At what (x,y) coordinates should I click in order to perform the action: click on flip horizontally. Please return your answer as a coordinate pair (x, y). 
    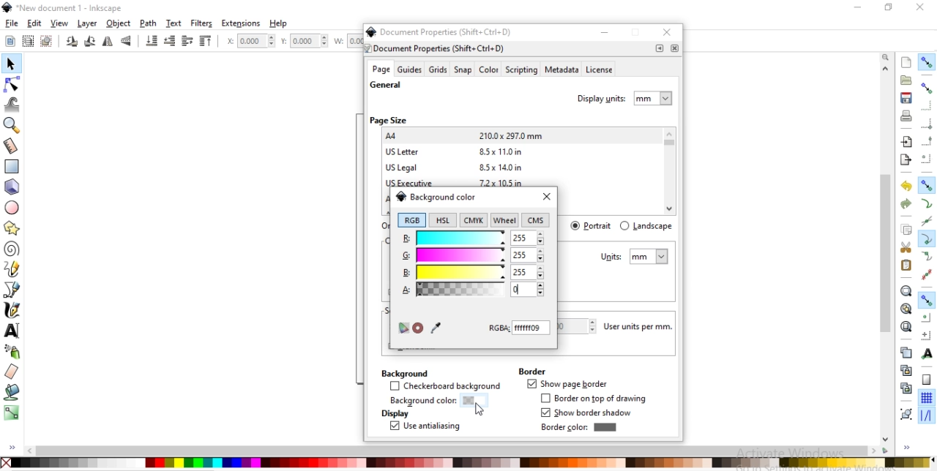
    Looking at the image, I should click on (110, 42).